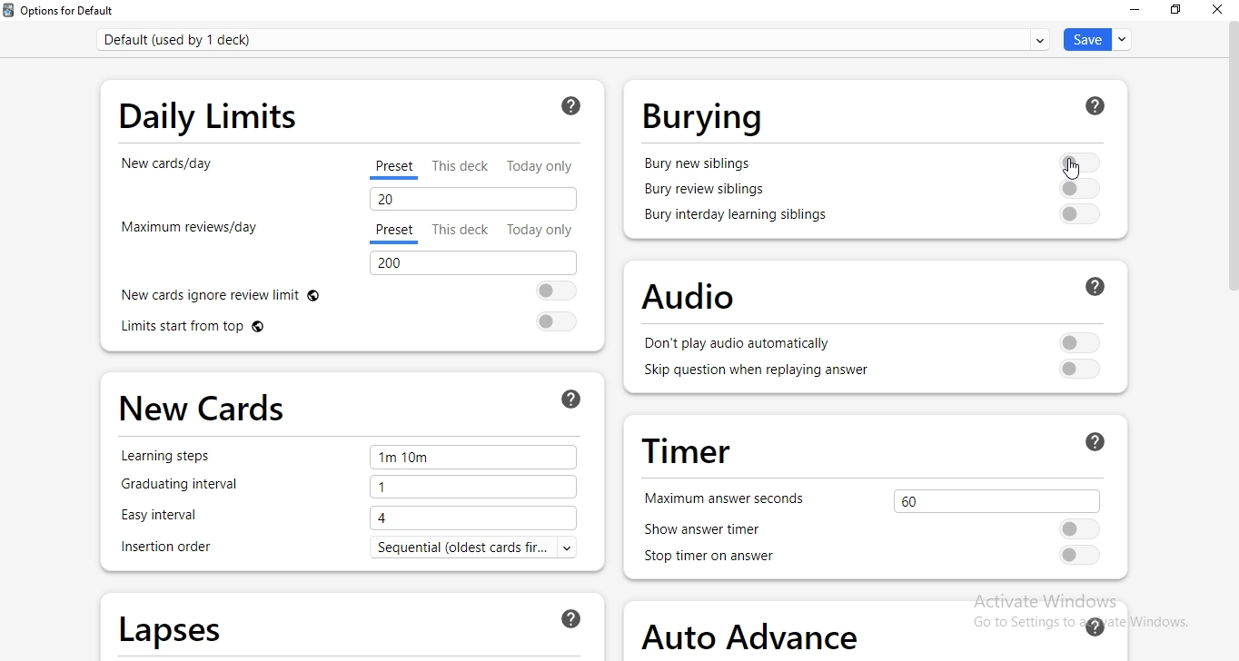 This screenshot has height=661, width=1239. I want to click on Toggle, so click(1075, 160).